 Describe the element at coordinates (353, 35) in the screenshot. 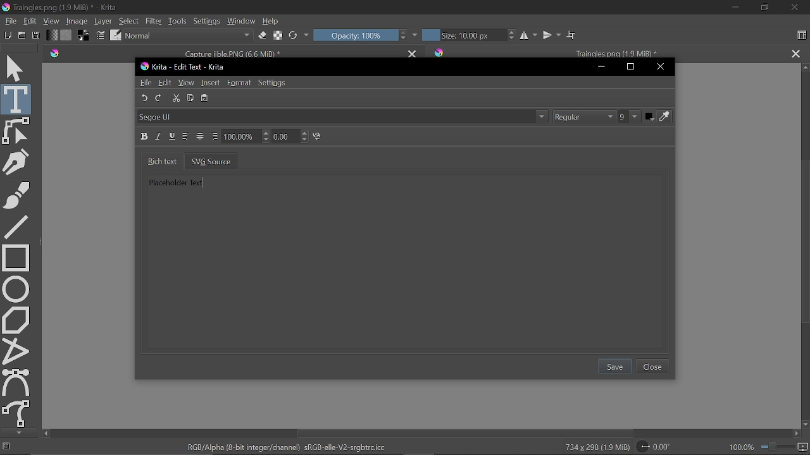

I see `Opacity: 100%` at that location.